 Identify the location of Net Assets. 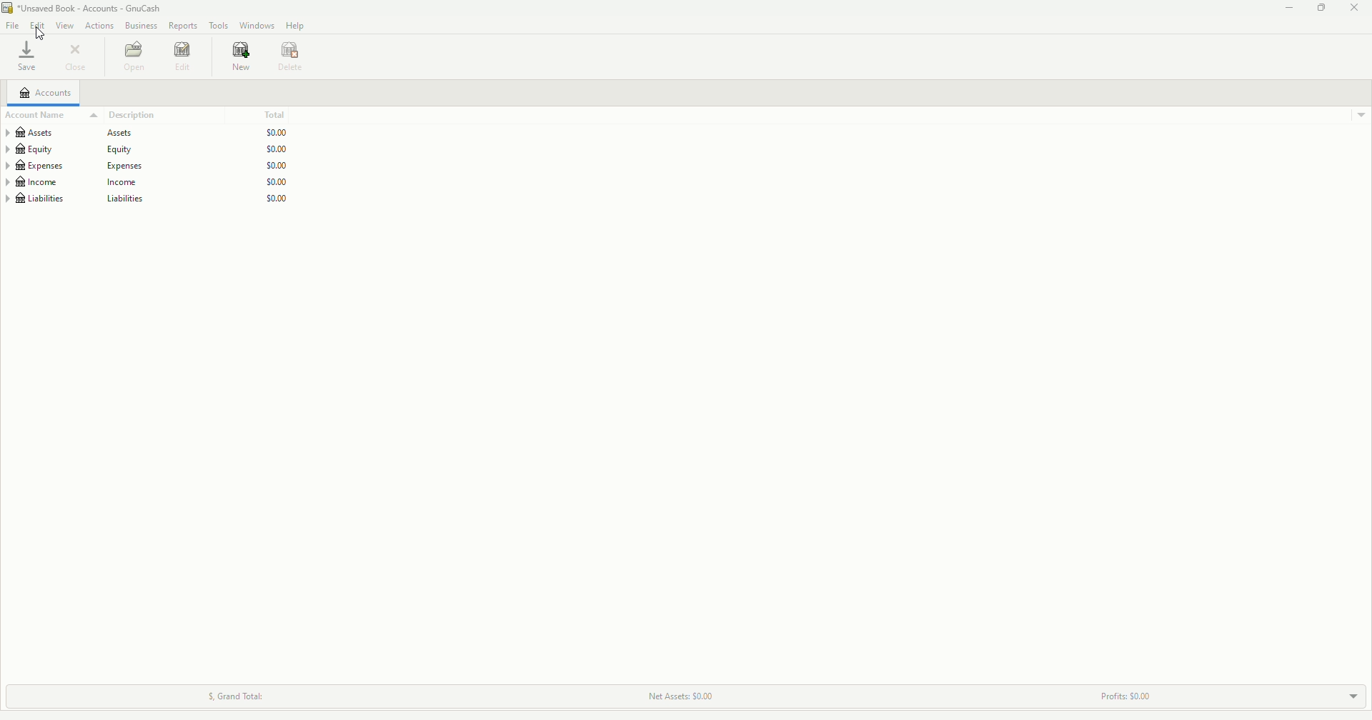
(682, 696).